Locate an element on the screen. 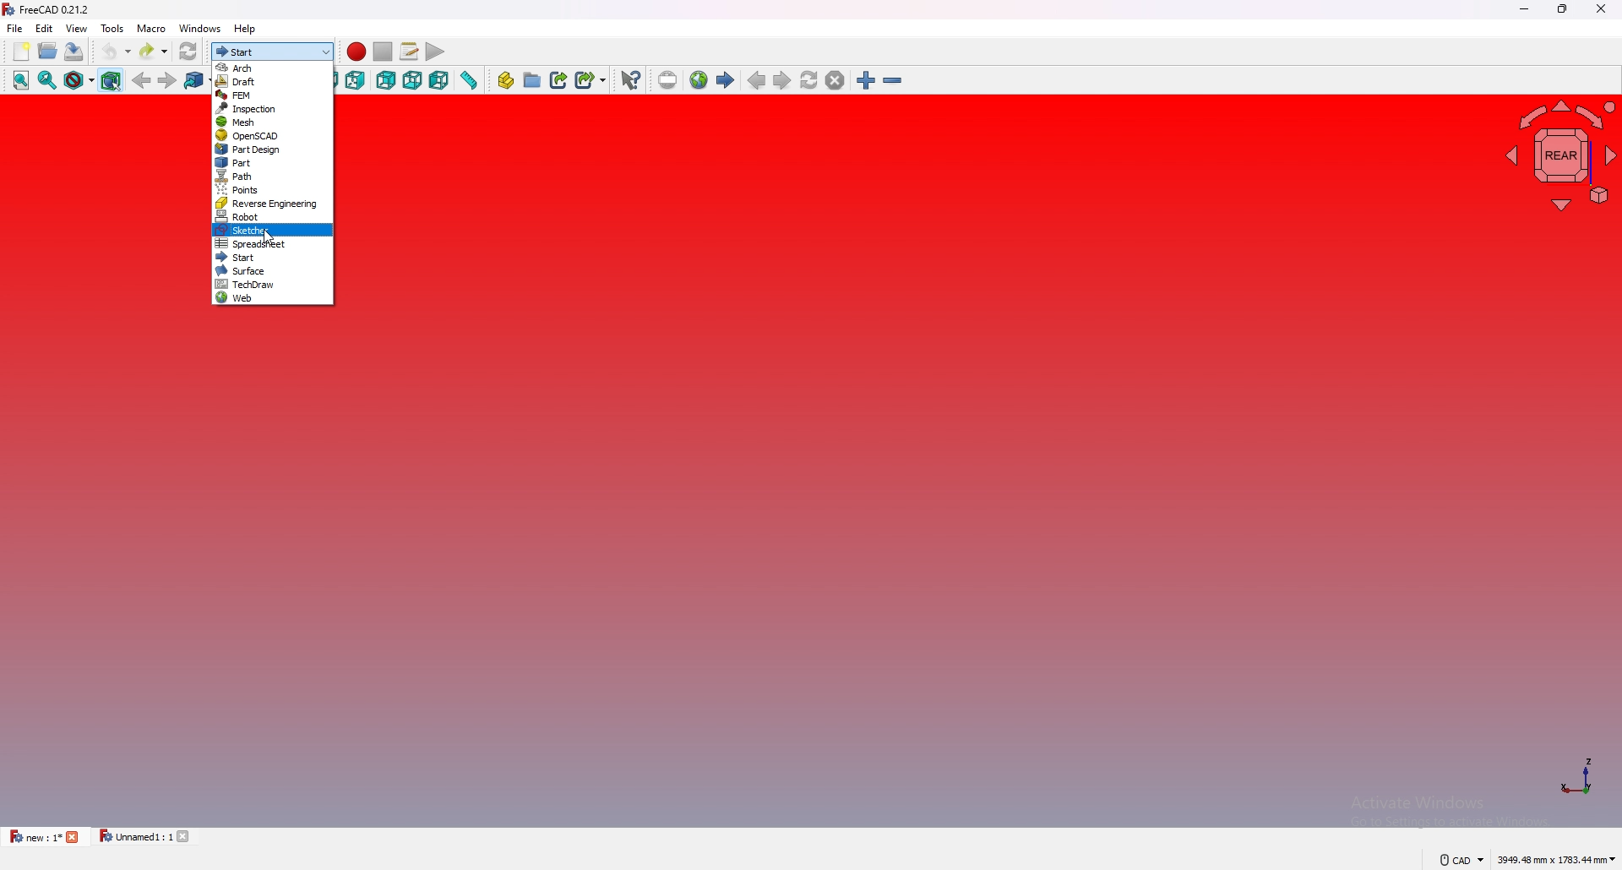 Image resolution: width=1622 pixels, height=870 pixels. close is located at coordinates (188, 835).